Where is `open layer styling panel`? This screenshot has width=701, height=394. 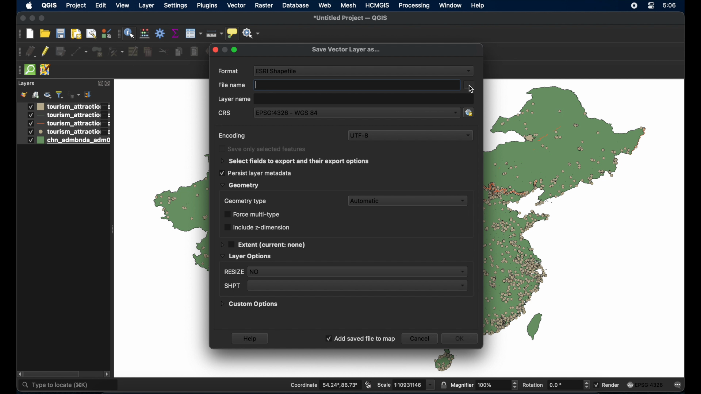 open layer styling panel is located at coordinates (24, 94).